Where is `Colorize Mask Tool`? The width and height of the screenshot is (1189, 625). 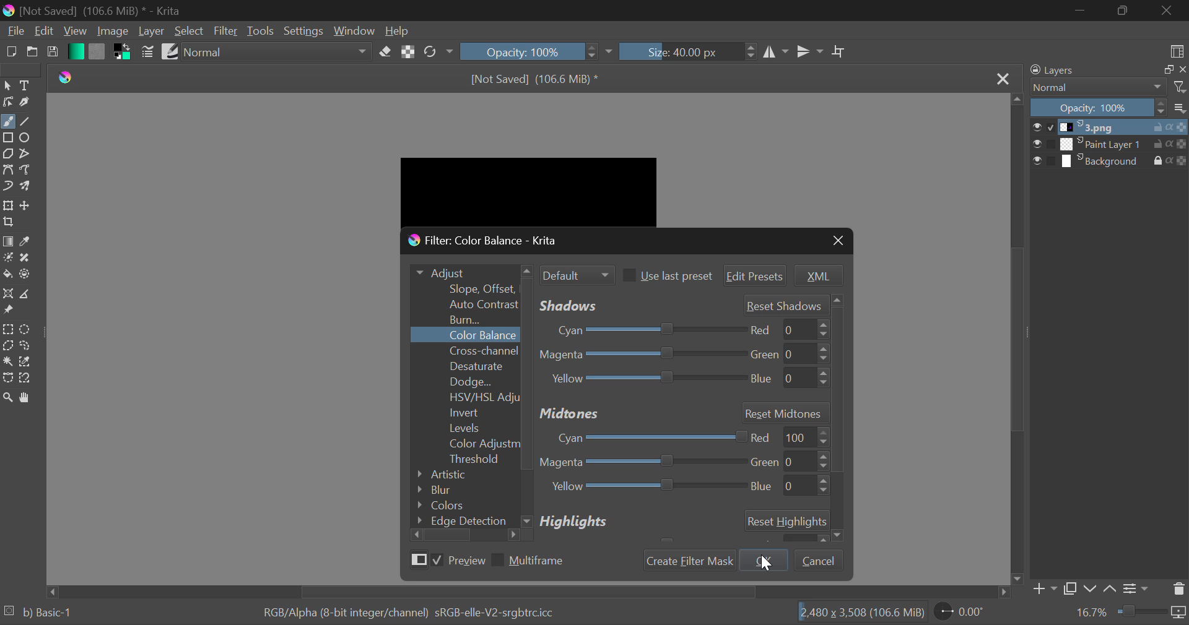 Colorize Mask Tool is located at coordinates (9, 259).